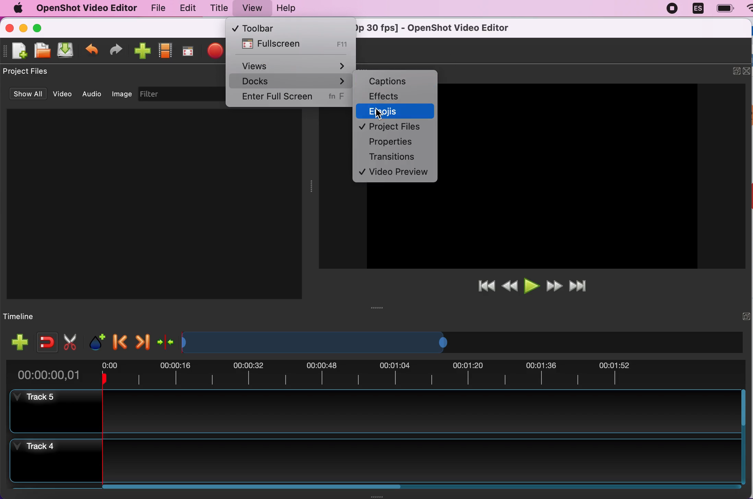 This screenshot has width=753, height=499. Describe the element at coordinates (394, 172) in the screenshot. I see `video preview` at that location.